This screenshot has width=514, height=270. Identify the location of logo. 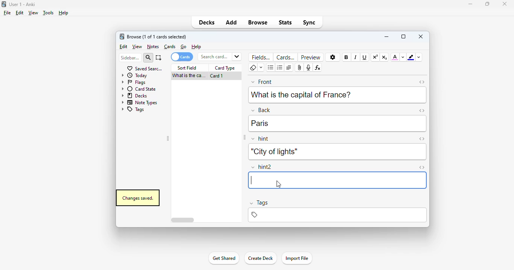
(122, 36).